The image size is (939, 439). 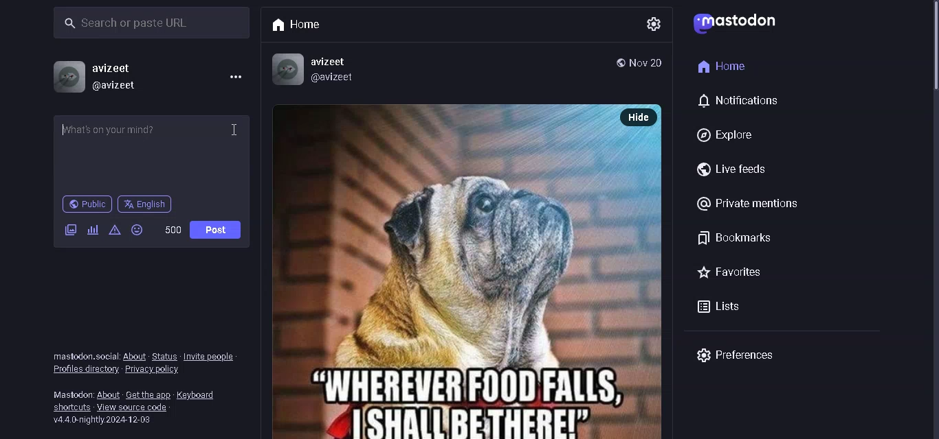 What do you see at coordinates (118, 67) in the screenshot?
I see `username` at bounding box center [118, 67].